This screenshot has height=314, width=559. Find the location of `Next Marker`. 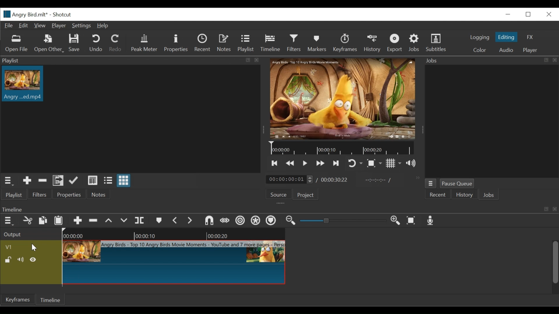

Next Marker is located at coordinates (190, 221).